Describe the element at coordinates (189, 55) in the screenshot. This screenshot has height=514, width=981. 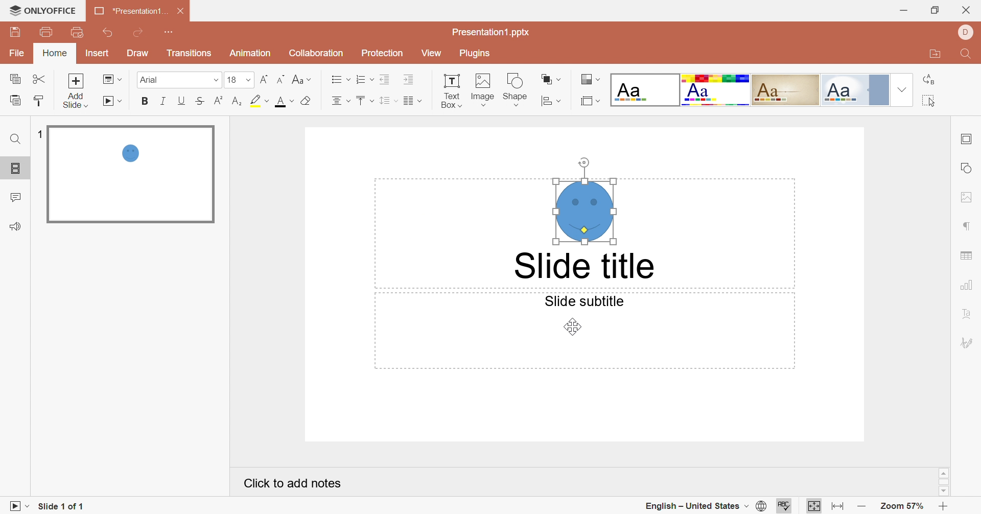
I see `Transitions` at that location.